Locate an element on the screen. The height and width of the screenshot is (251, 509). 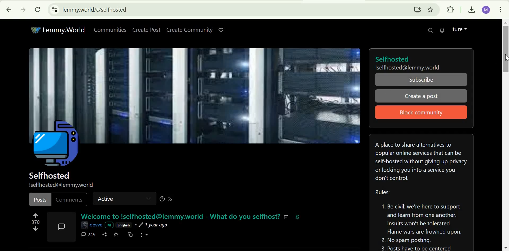
upvote is located at coordinates (36, 215).